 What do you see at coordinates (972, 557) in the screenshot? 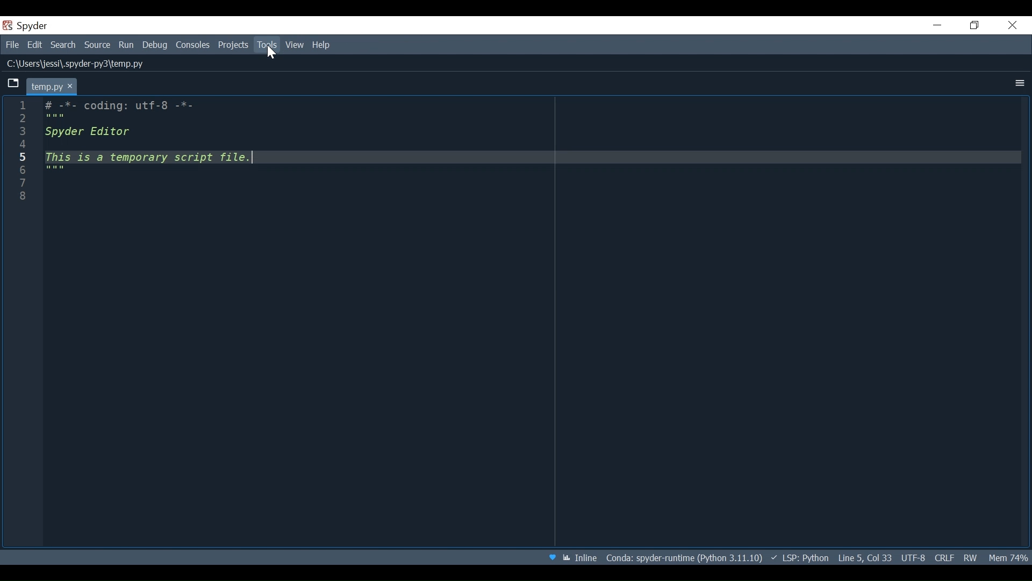
I see `File Permission` at bounding box center [972, 557].